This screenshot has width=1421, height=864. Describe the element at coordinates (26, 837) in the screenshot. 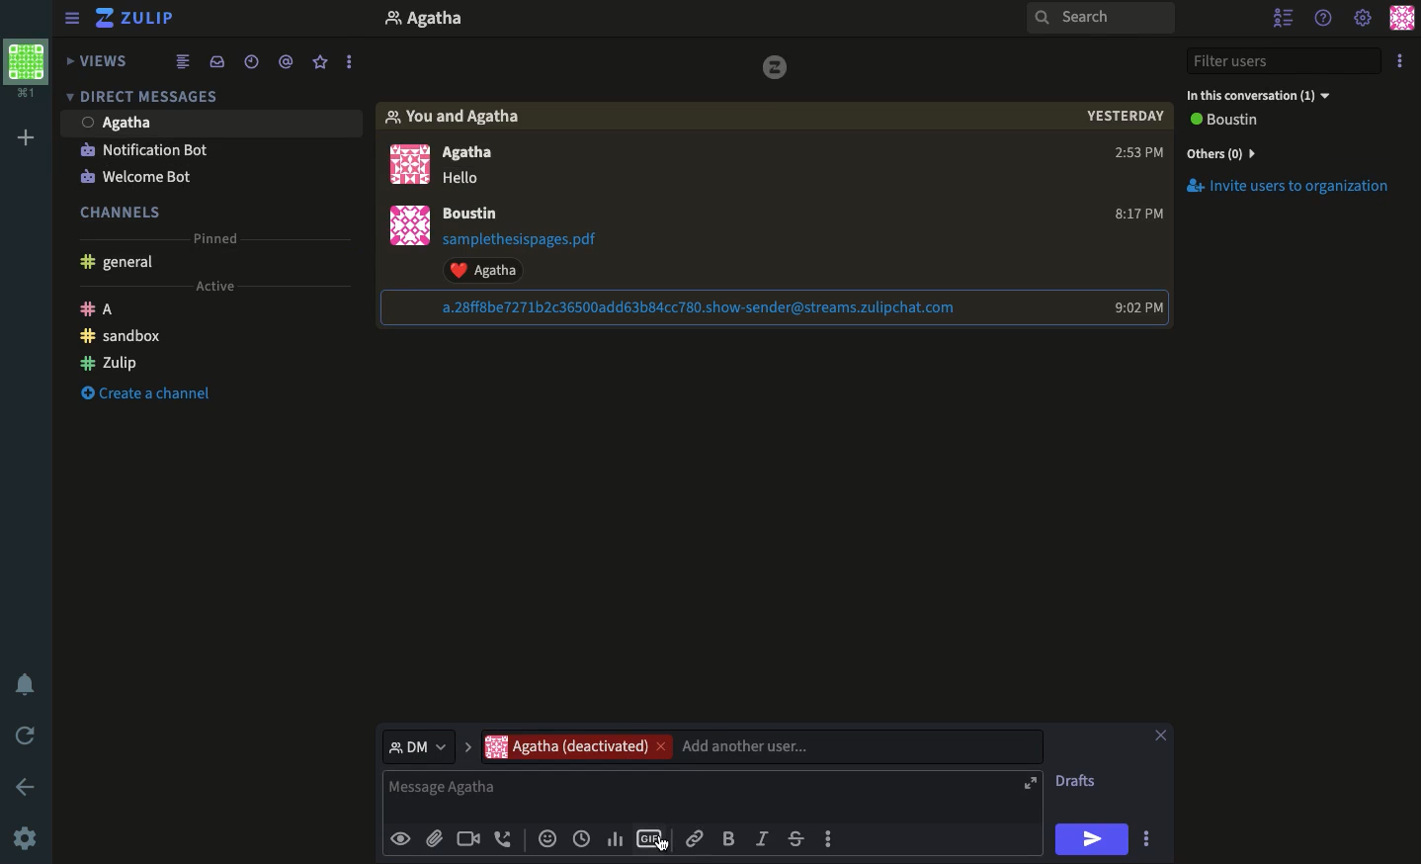

I see `Settings` at that location.